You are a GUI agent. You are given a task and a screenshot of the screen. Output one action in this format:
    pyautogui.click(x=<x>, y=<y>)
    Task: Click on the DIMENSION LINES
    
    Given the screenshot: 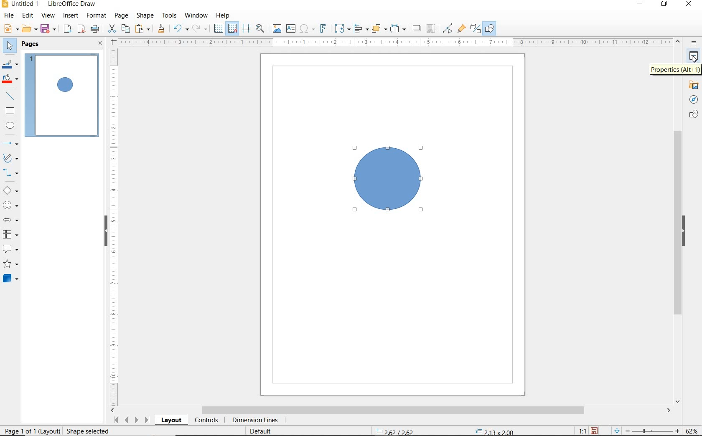 What is the action you would take?
    pyautogui.click(x=257, y=420)
    